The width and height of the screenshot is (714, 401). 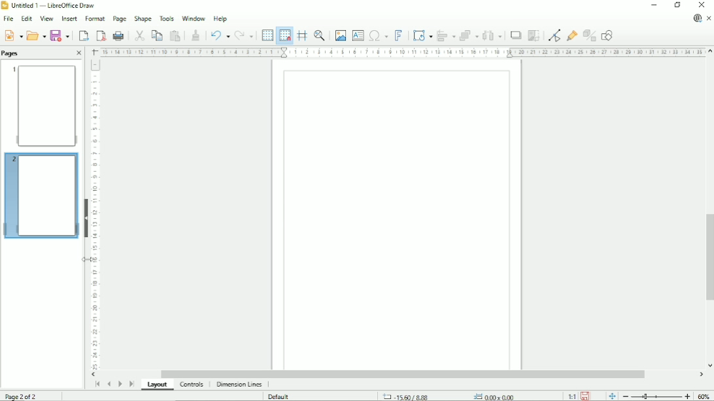 I want to click on Horizontal scrollbar, so click(x=402, y=374).